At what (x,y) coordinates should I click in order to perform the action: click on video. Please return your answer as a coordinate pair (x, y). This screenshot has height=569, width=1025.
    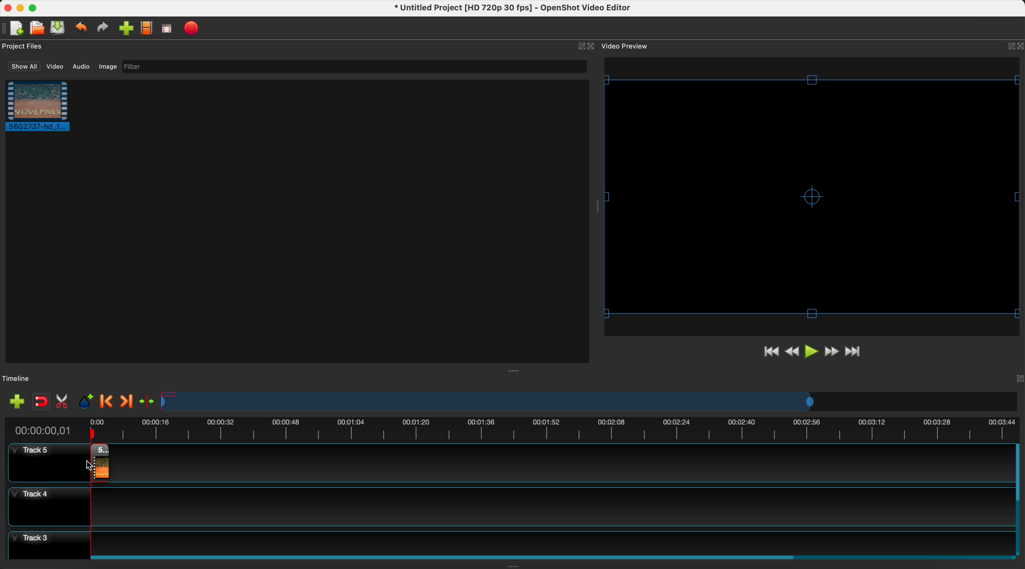
    Looking at the image, I should click on (55, 68).